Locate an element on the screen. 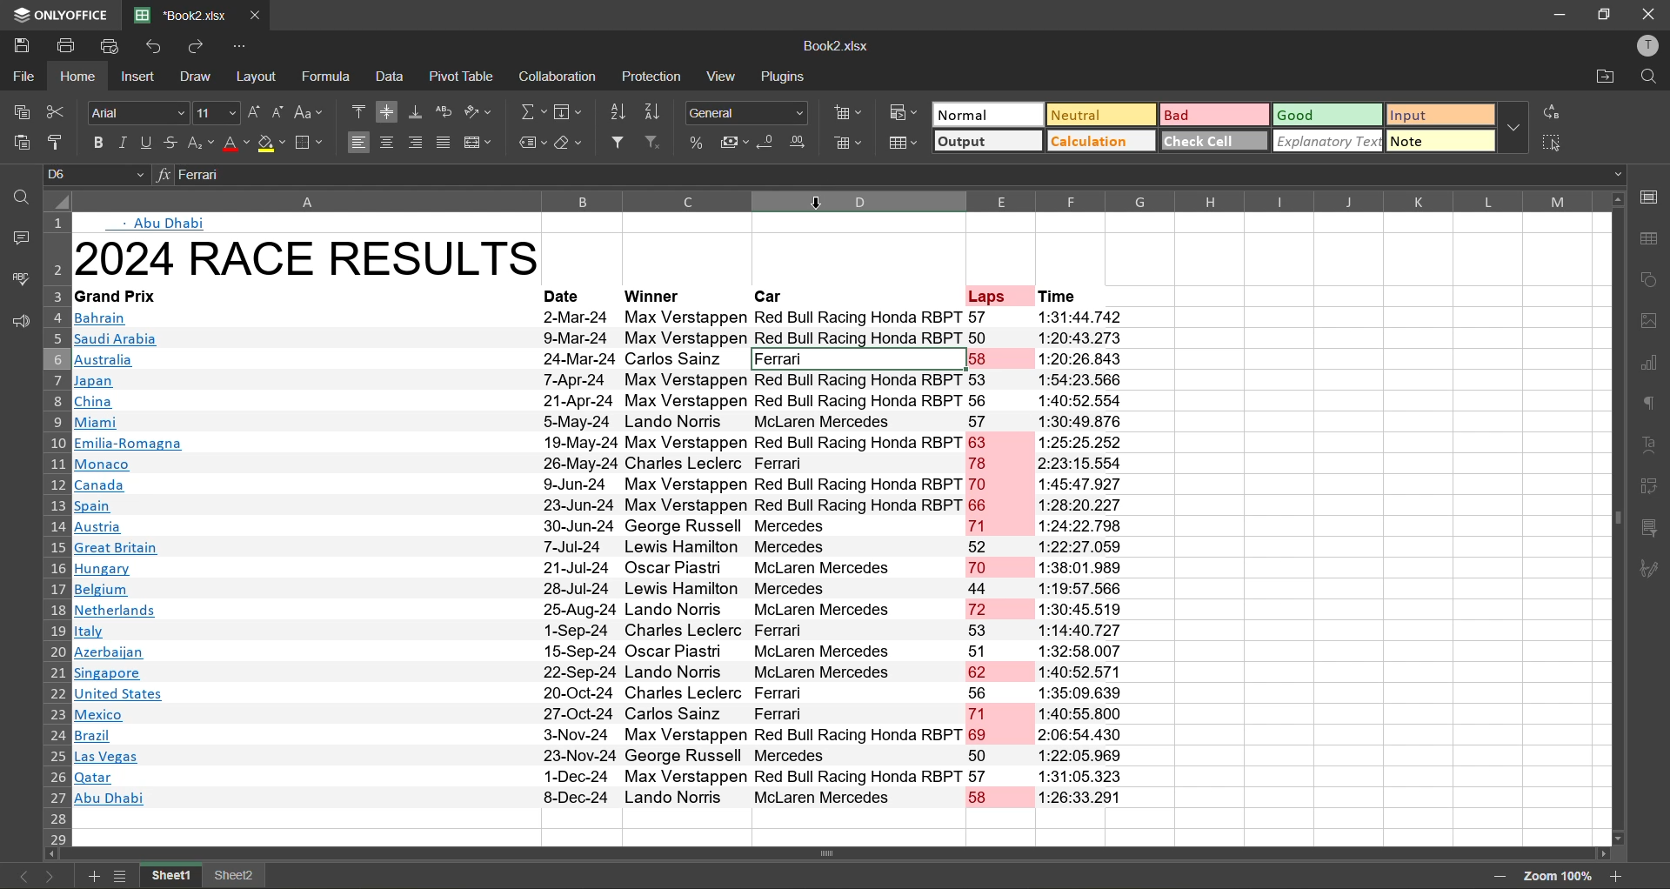 The image size is (1670, 889). slicer is located at coordinates (1654, 531).